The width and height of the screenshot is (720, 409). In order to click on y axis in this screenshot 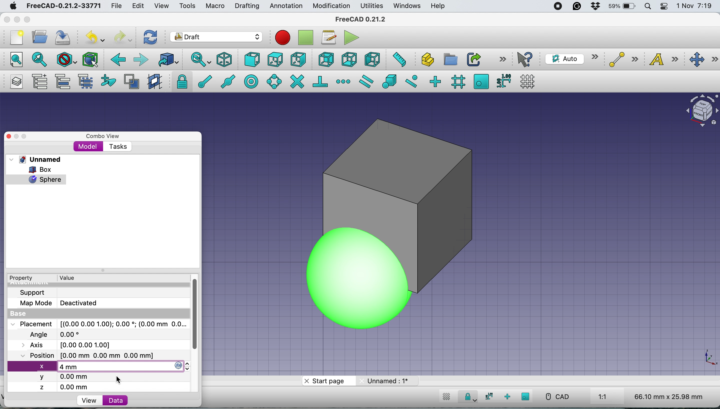, I will do `click(65, 377)`.